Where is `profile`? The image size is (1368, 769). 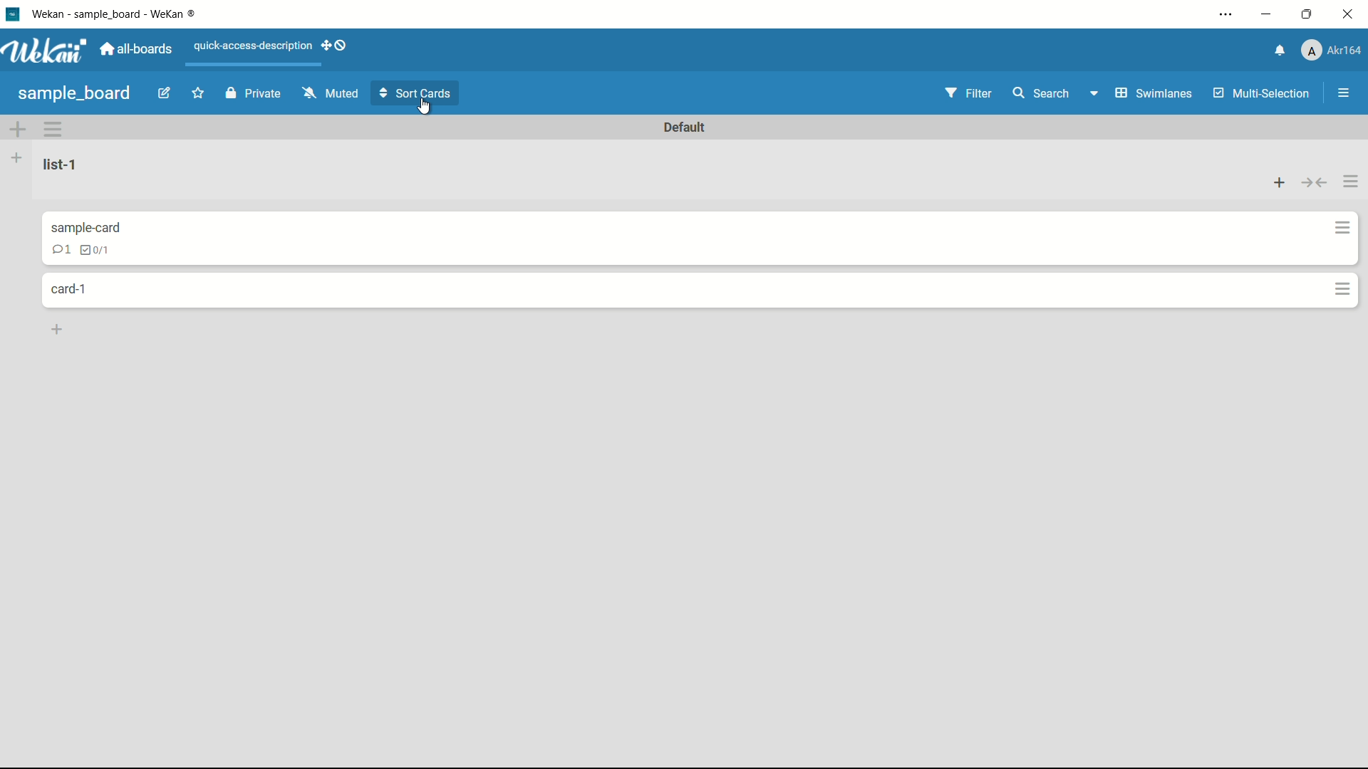 profile is located at coordinates (1331, 50).